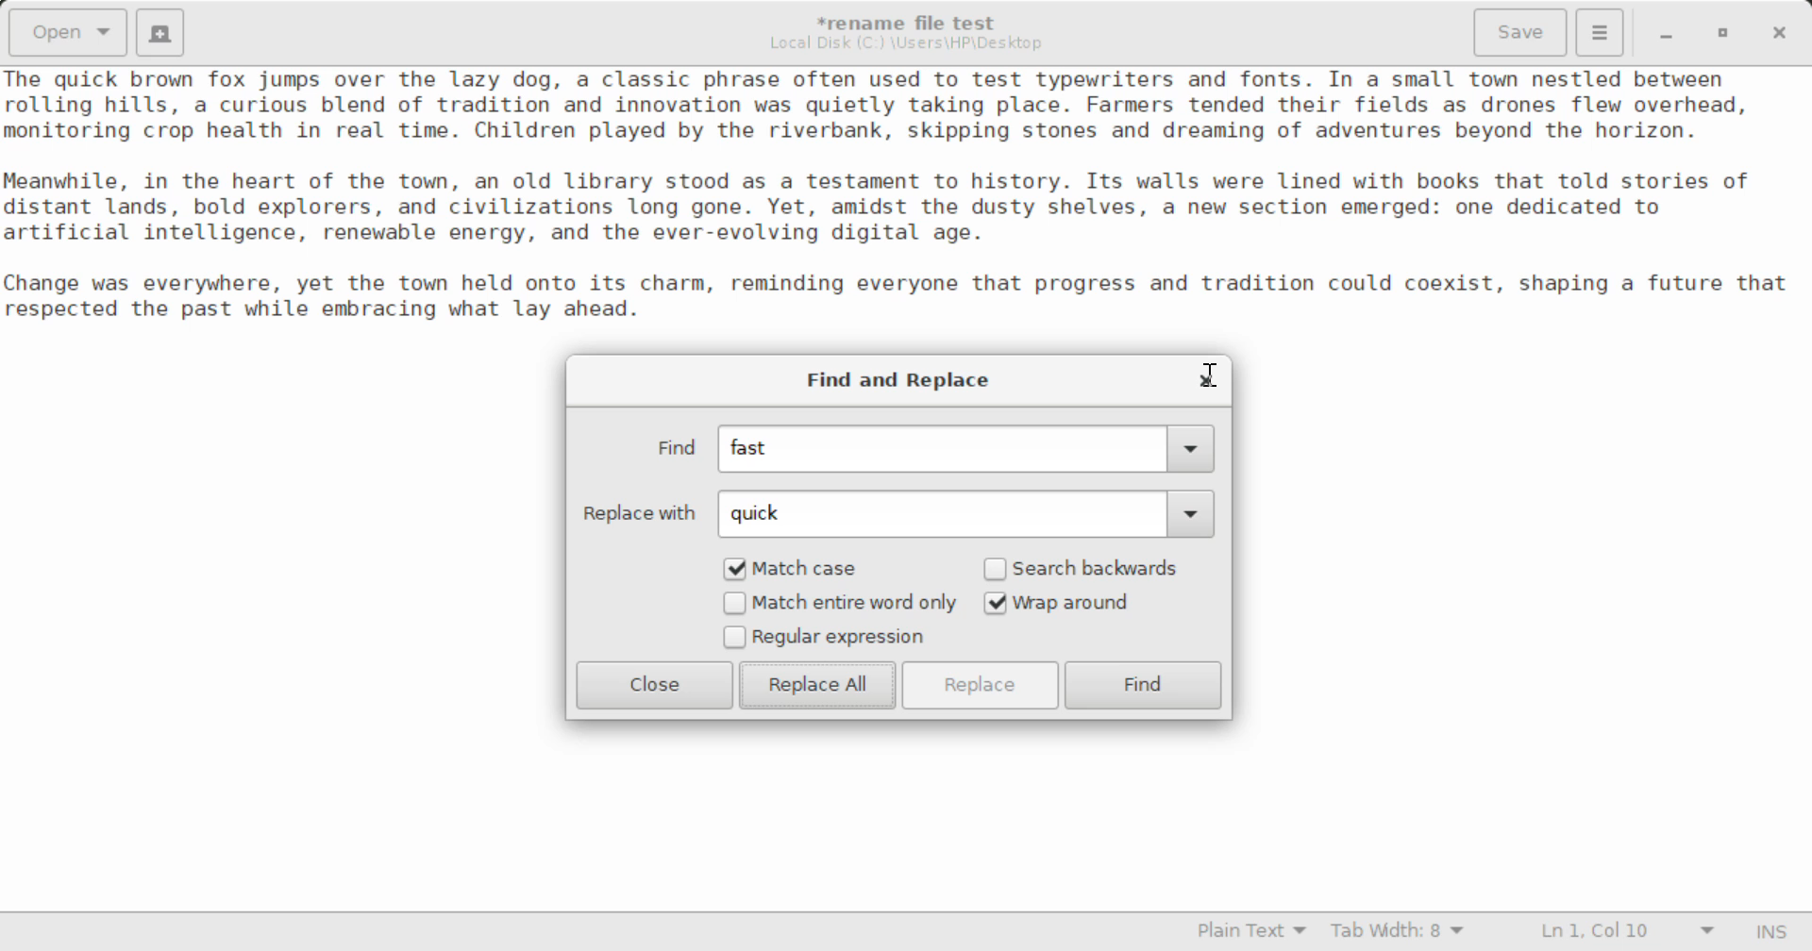 This screenshot has height=951, width=1812. I want to click on Replace with: quick, so click(895, 513).